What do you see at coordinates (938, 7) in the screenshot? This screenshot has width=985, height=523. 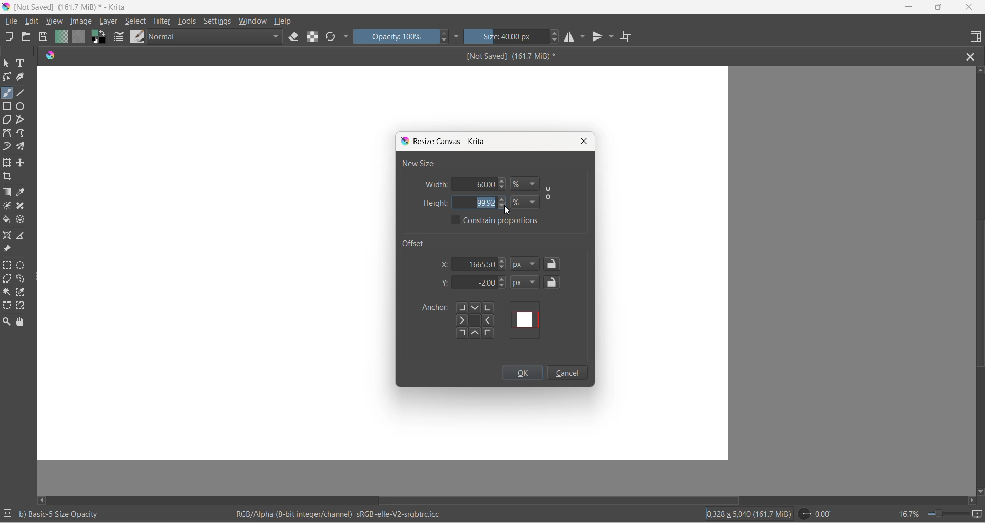 I see `maximize` at bounding box center [938, 7].